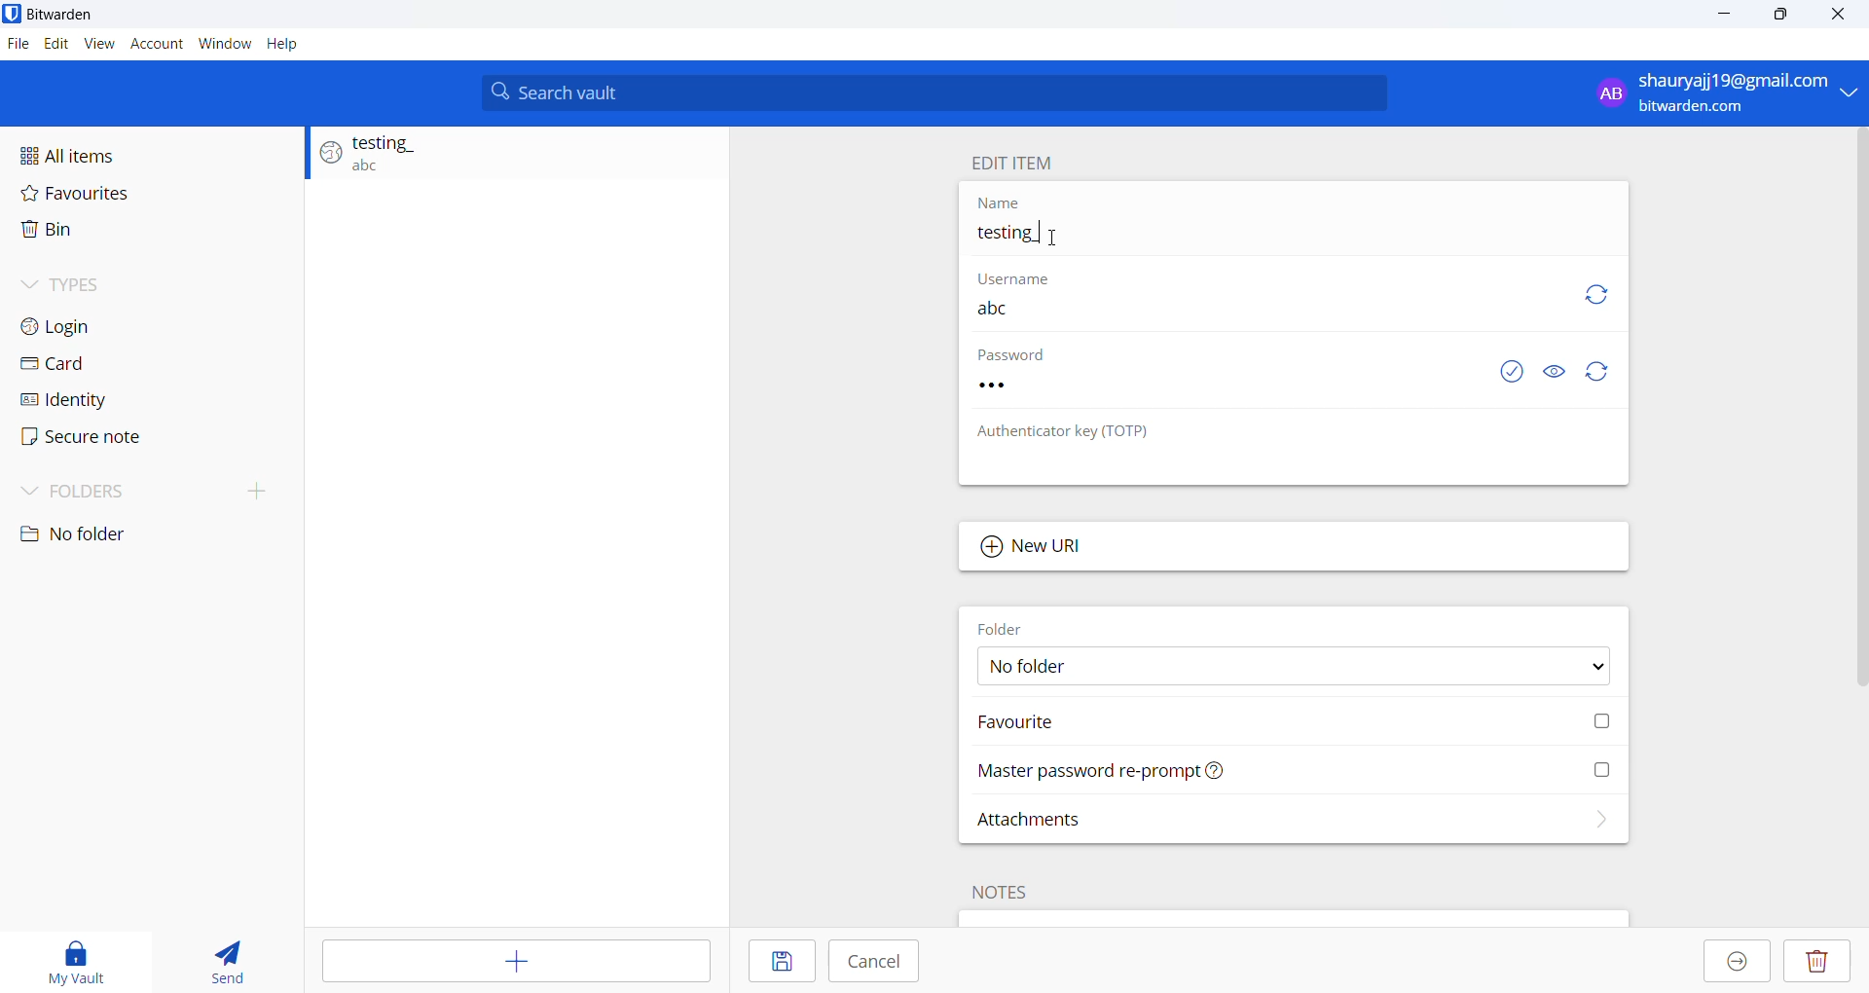 The width and height of the screenshot is (1869, 993). I want to click on Move to organization, so click(1737, 962).